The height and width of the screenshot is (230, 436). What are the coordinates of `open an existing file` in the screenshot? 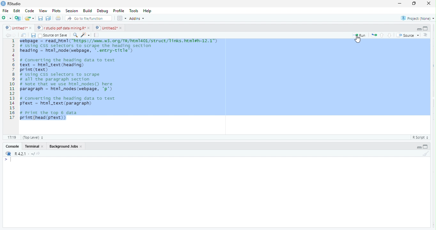 It's located at (30, 18).